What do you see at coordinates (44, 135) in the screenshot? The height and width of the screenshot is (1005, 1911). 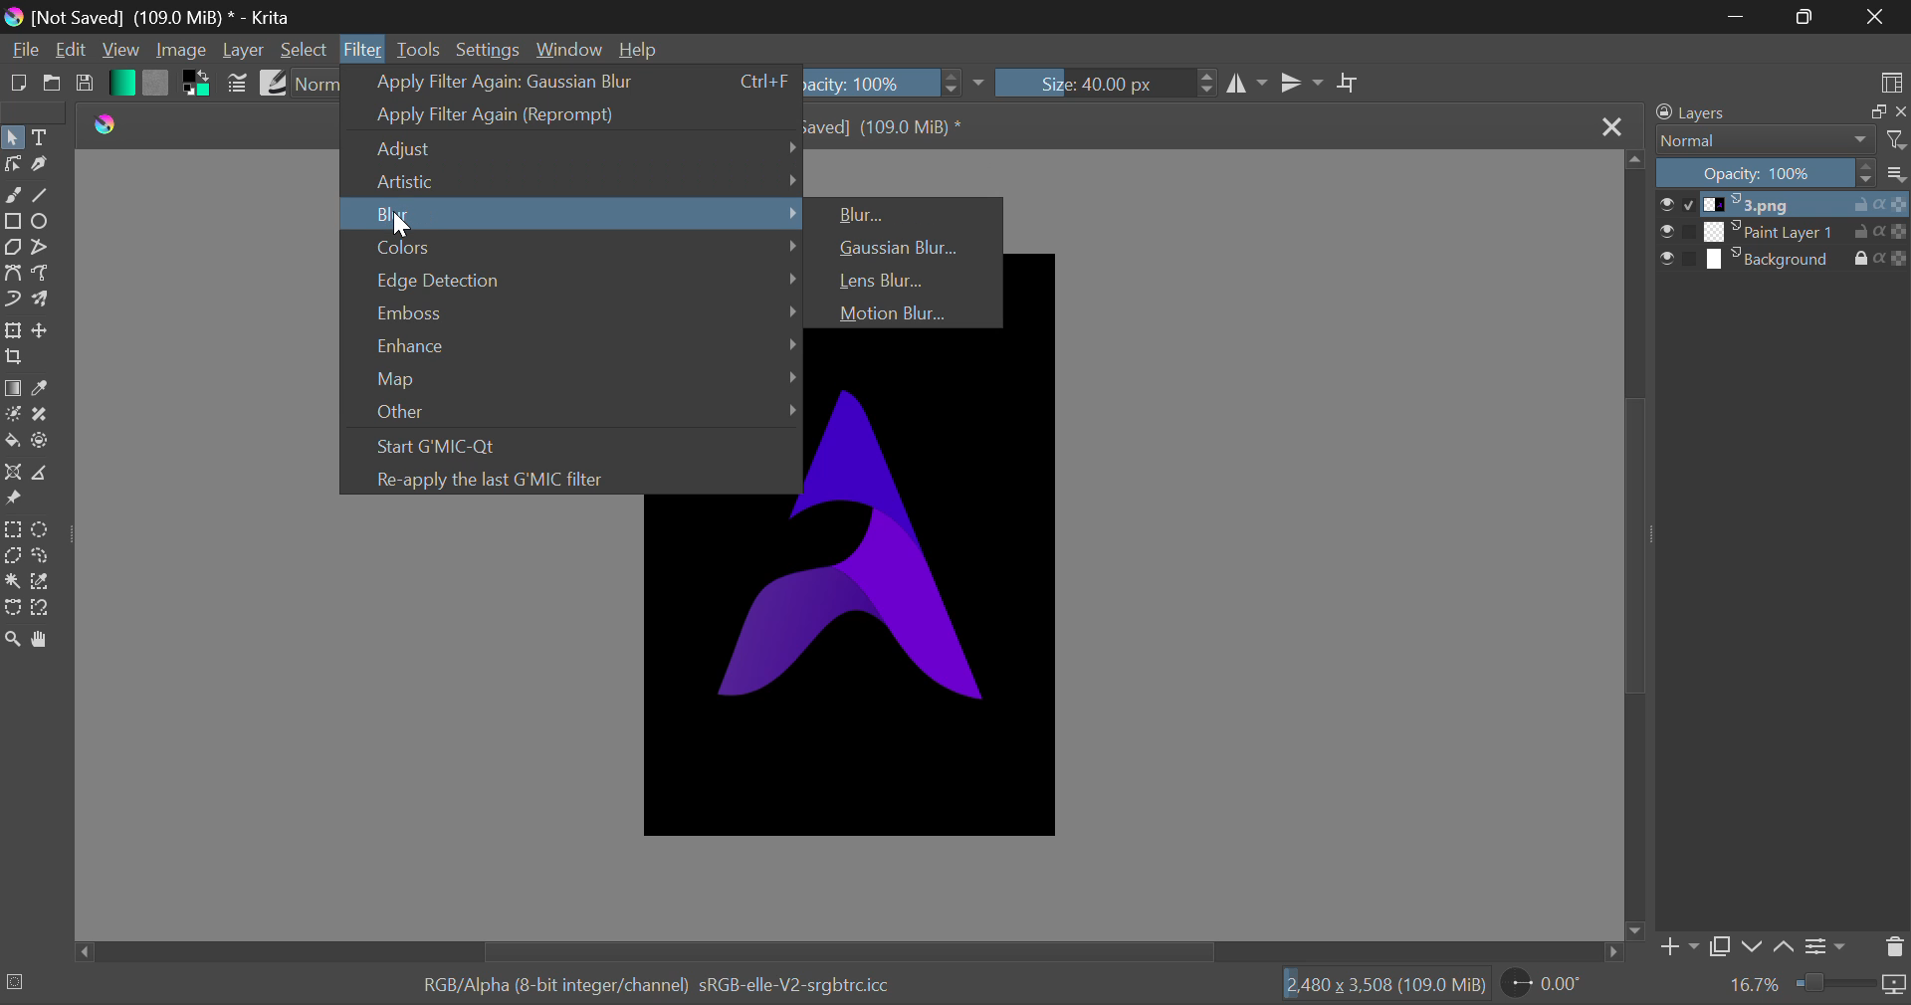 I see `Text` at bounding box center [44, 135].